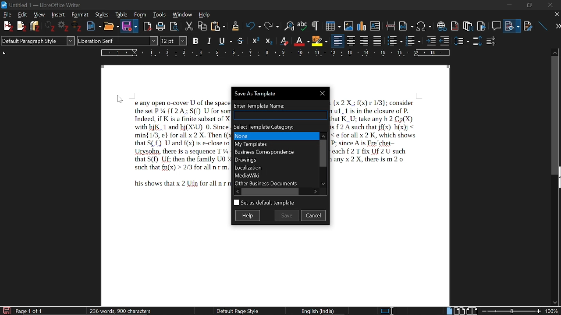 Image resolution: width=561 pixels, height=315 pixels. I want to click on line, so click(542, 24).